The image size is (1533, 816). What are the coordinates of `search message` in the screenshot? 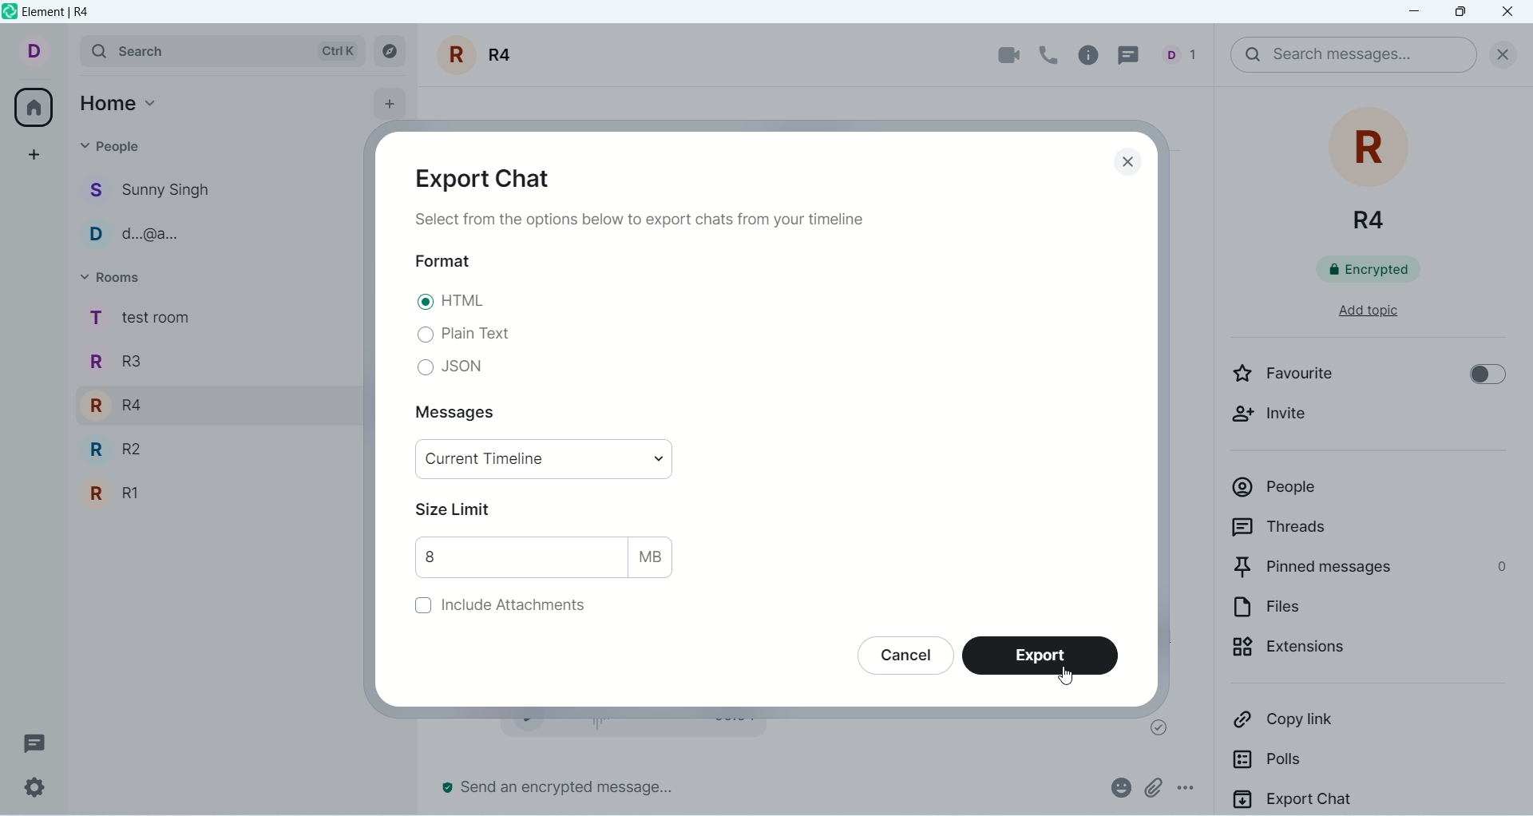 It's located at (1353, 55).